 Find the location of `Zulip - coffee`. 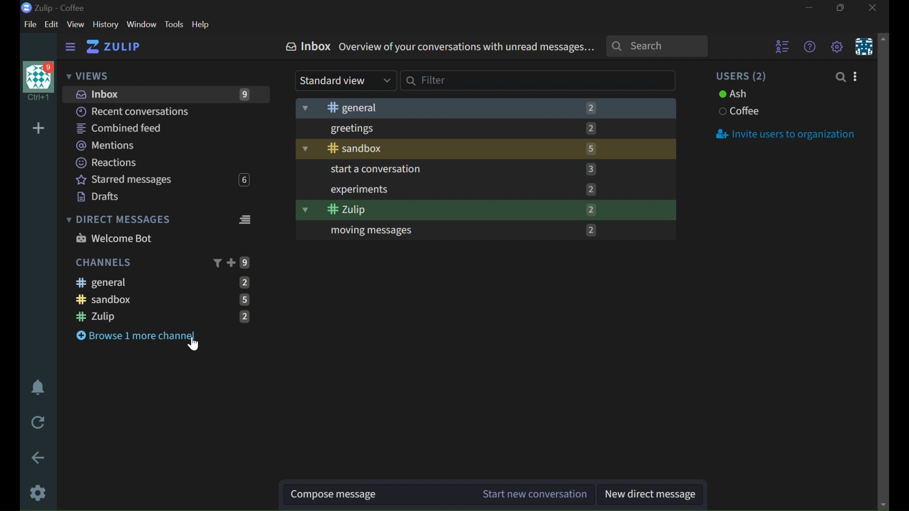

Zulip - coffee is located at coordinates (53, 8).